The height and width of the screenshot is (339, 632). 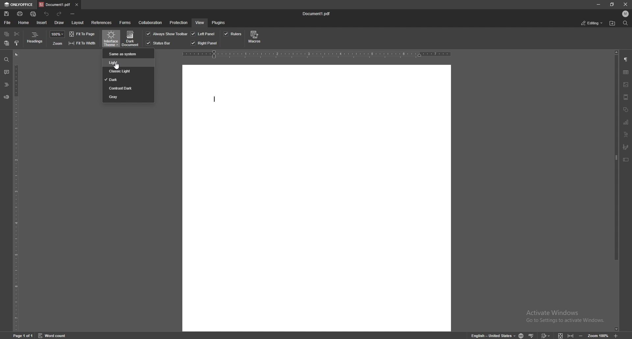 I want to click on undo, so click(x=47, y=14).